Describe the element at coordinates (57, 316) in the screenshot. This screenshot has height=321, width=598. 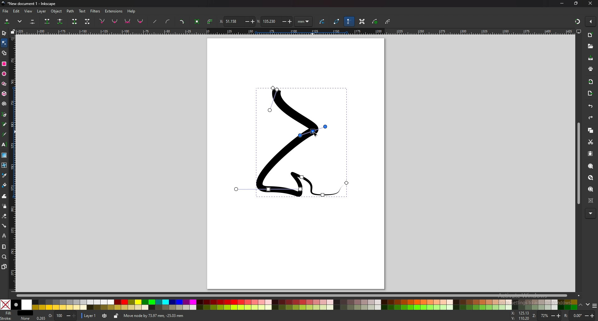
I see `opacity` at that location.